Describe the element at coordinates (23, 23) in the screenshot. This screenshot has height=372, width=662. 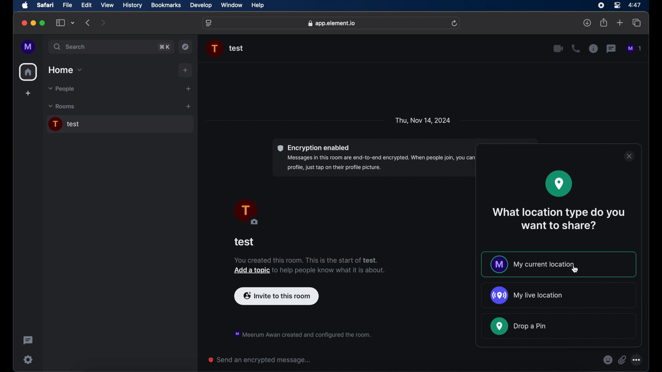
I see `close` at that location.